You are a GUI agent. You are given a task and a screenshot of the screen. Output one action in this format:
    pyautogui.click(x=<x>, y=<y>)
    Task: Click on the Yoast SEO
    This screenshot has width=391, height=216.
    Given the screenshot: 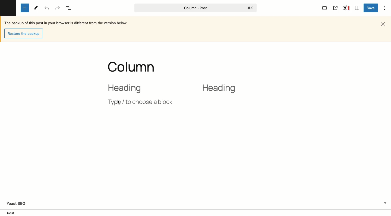 What is the action you would take?
    pyautogui.click(x=18, y=203)
    